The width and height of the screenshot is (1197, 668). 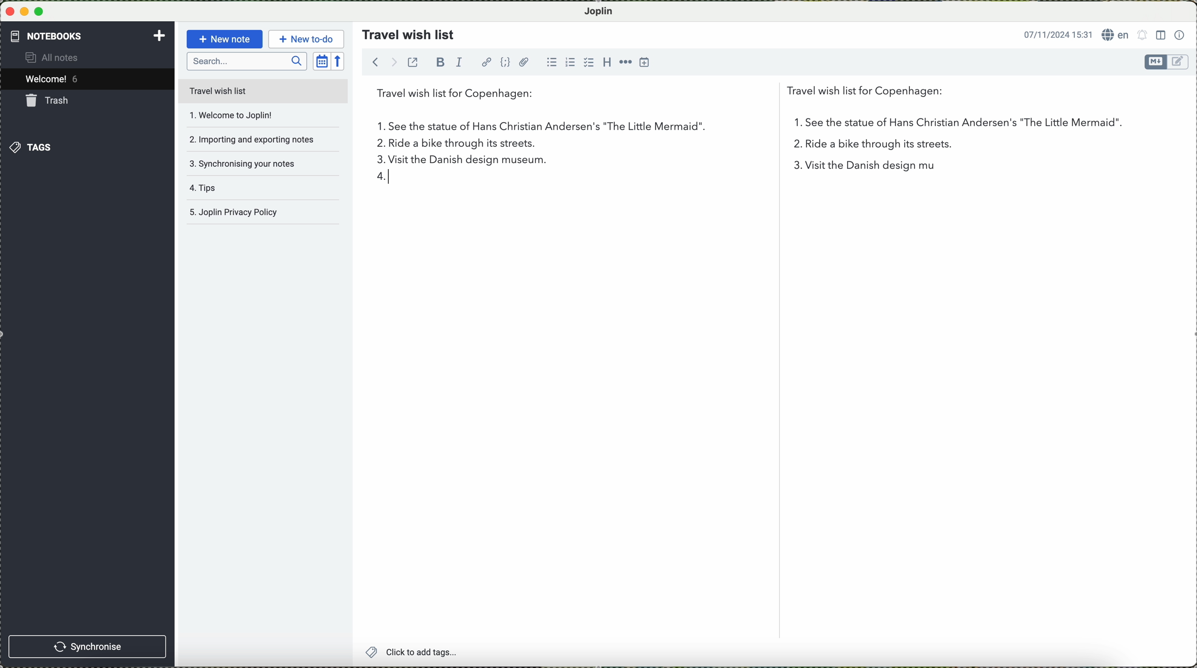 I want to click on checkbox, so click(x=587, y=62).